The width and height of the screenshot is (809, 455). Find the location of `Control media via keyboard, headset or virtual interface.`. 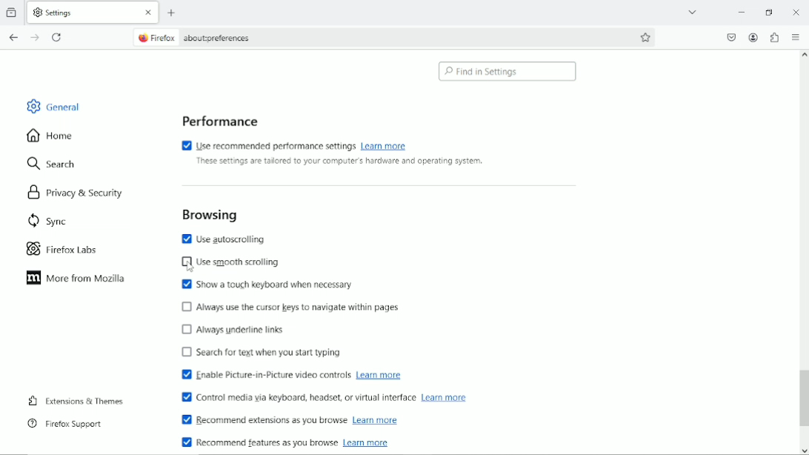

Control media via keyboard, headset or virtual interface. is located at coordinates (293, 397).